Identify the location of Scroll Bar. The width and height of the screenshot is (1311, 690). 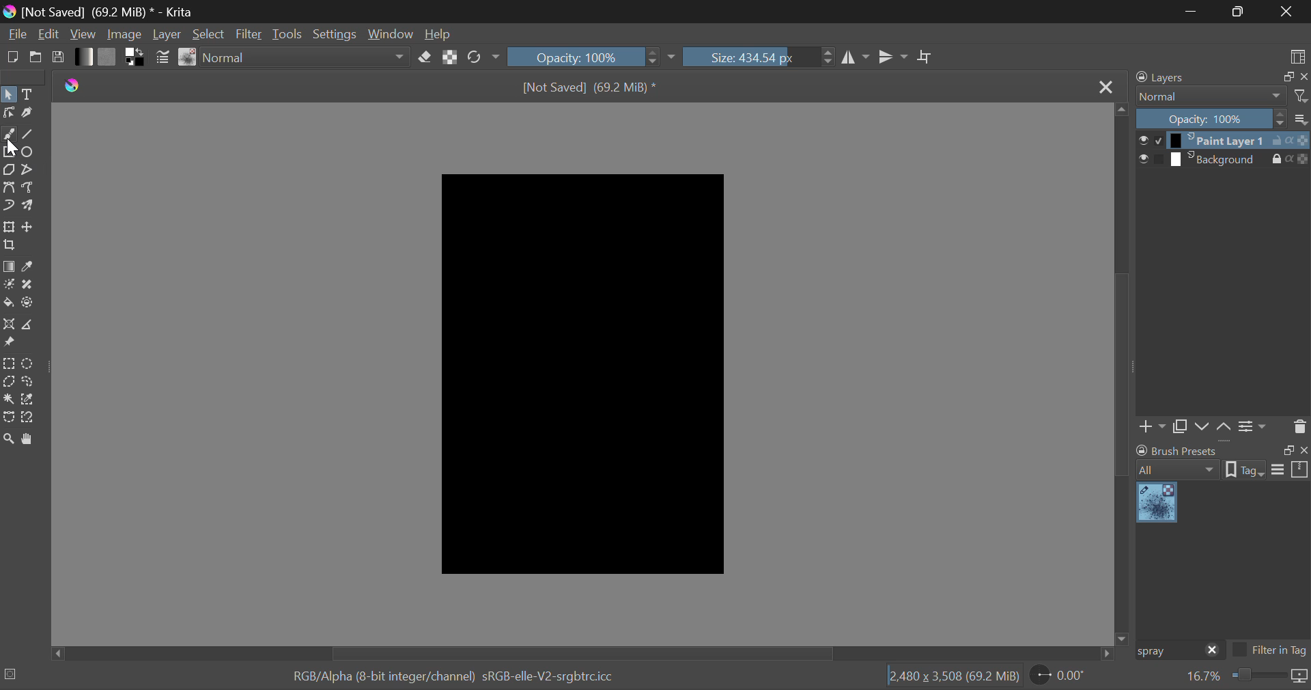
(1123, 372).